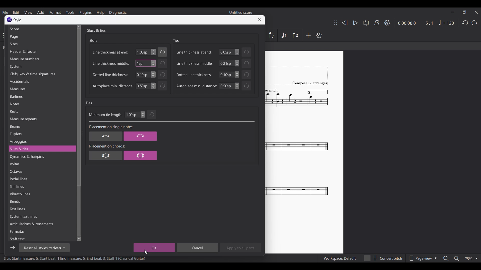 The image size is (481, 270). What do you see at coordinates (41, 111) in the screenshot?
I see `Rests` at bounding box center [41, 111].